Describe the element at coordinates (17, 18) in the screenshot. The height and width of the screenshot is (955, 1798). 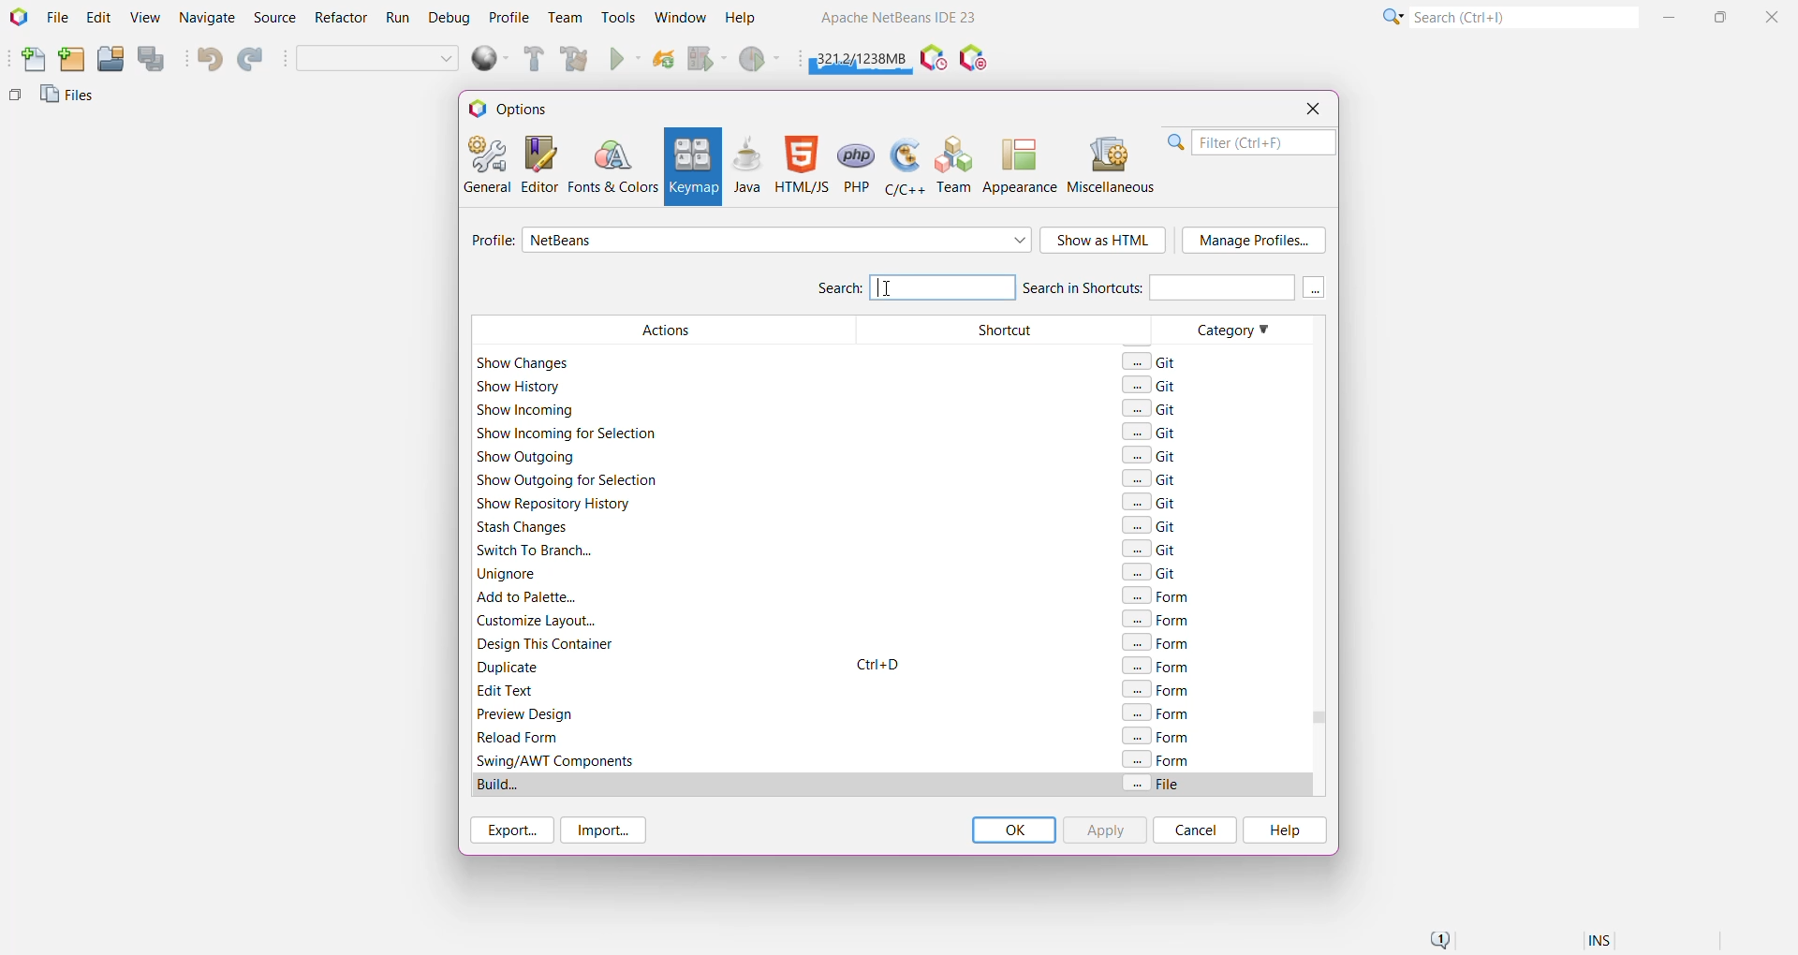
I see `Application Logo` at that location.